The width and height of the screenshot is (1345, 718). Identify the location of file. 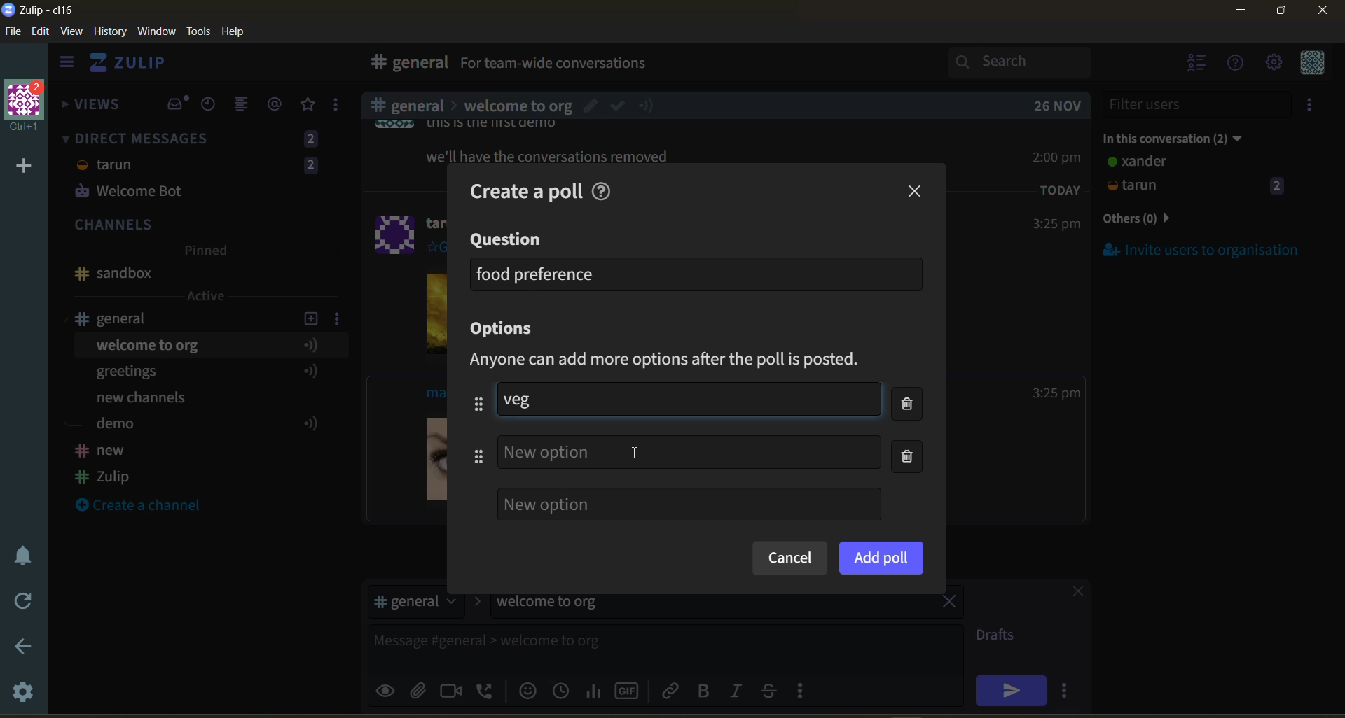
(14, 34).